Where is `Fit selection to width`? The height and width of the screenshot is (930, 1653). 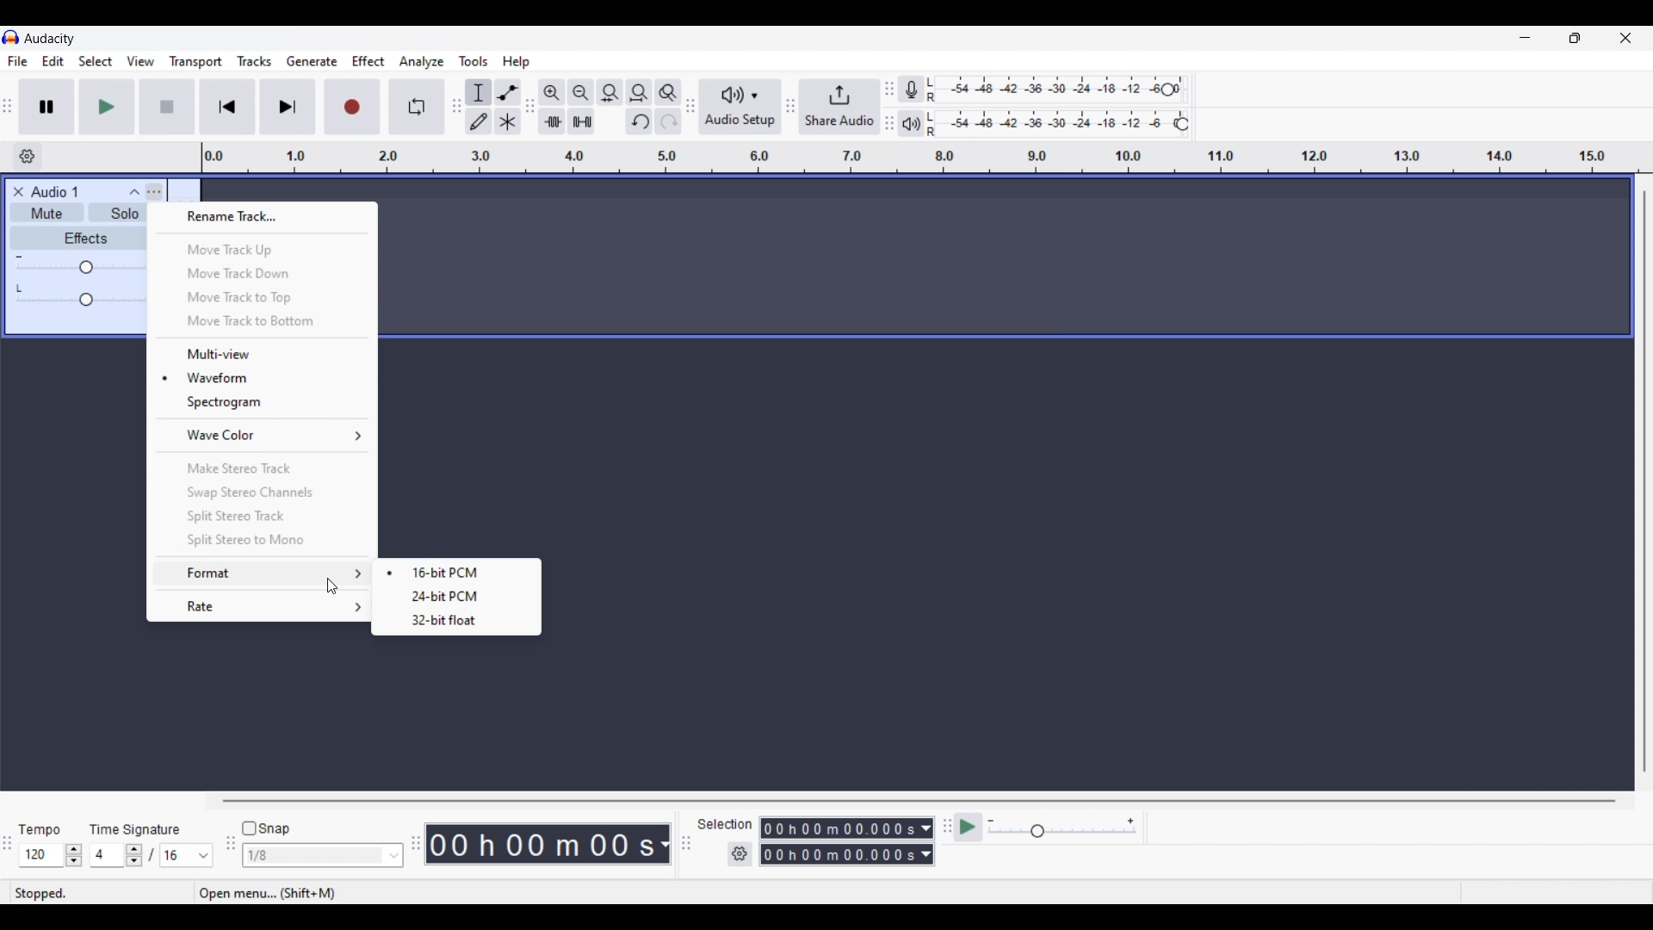 Fit selection to width is located at coordinates (610, 93).